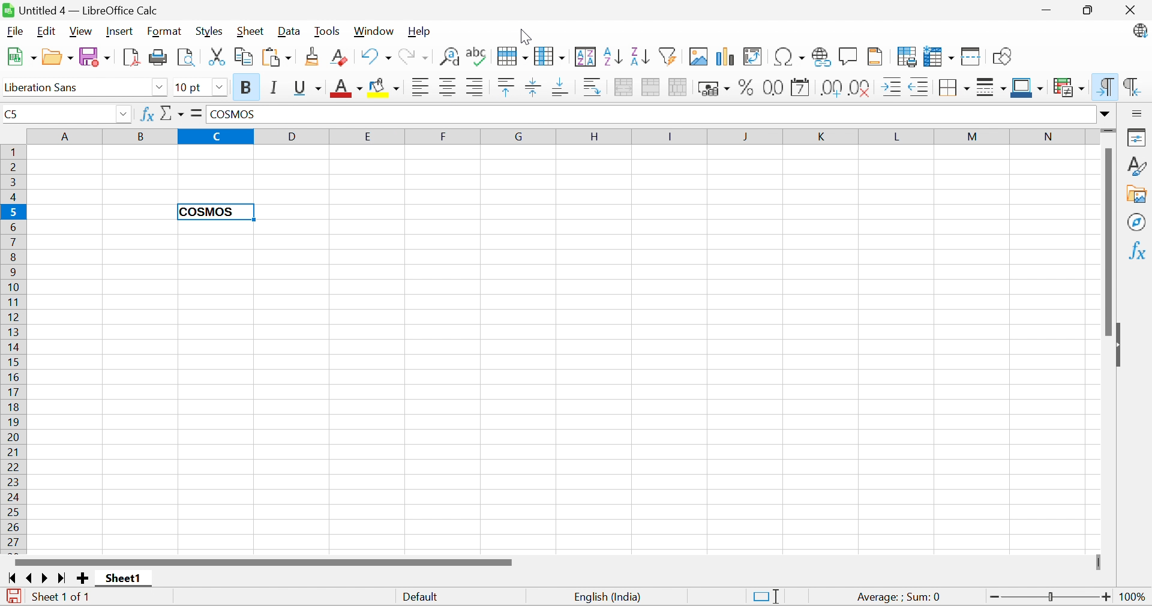  Describe the element at coordinates (1106, 87) in the screenshot. I see `Left-To-Right` at that location.